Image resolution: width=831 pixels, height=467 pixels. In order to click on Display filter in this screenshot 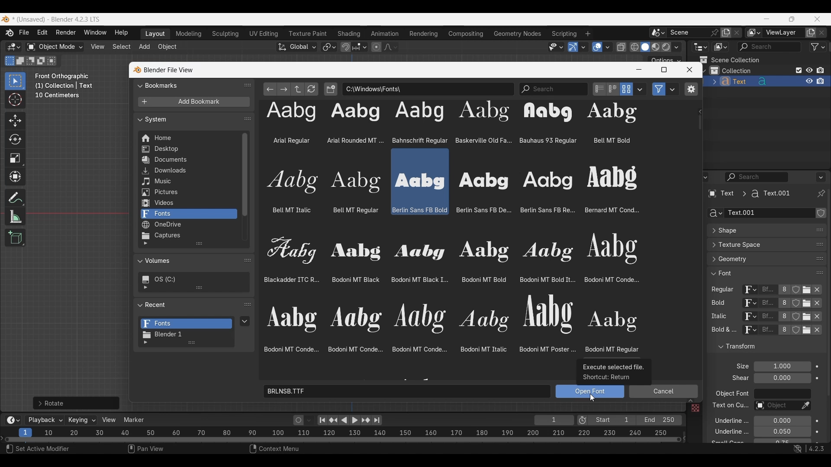, I will do `click(769, 47)`.